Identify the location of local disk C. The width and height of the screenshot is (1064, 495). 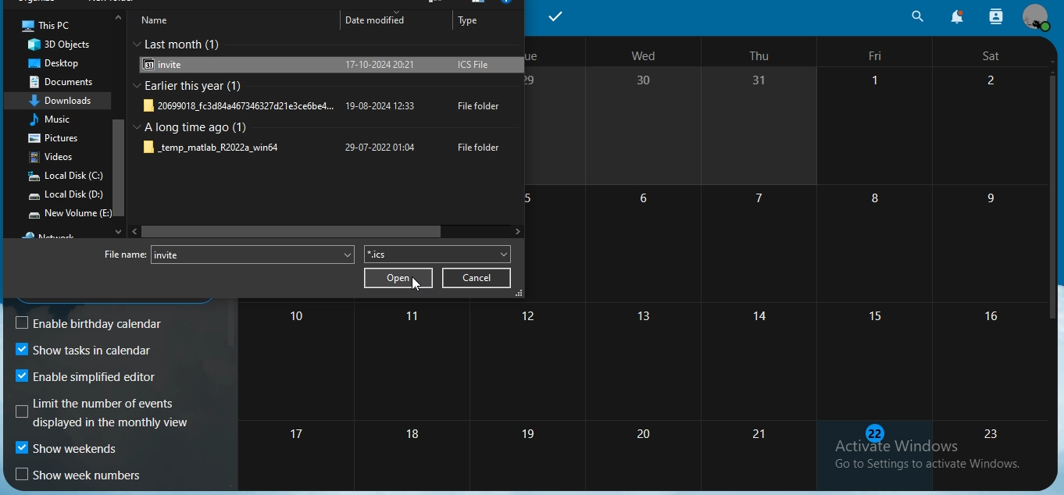
(65, 177).